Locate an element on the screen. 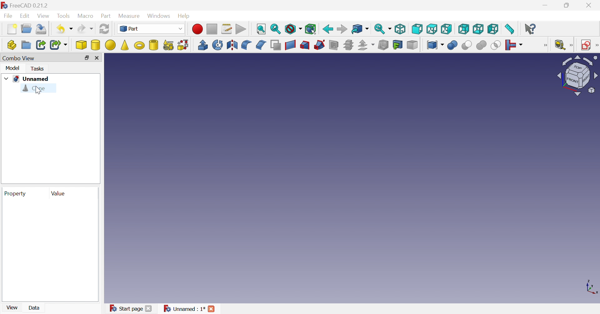 The height and width of the screenshot is (314, 600). Fillet is located at coordinates (247, 46).